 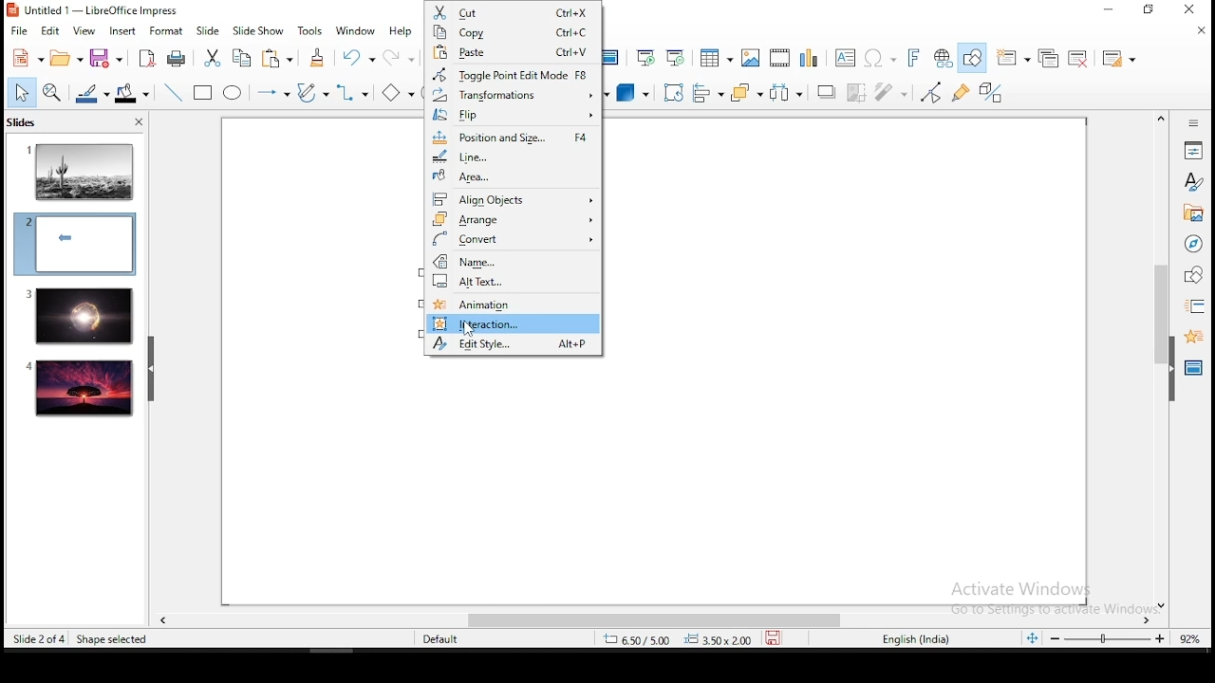 I want to click on resize shape, so click(x=113, y=638).